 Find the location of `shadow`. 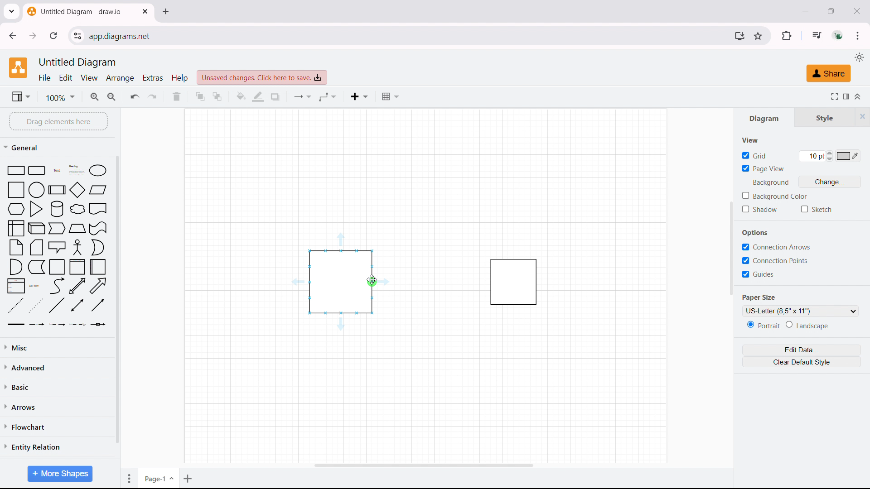

shadow is located at coordinates (275, 96).